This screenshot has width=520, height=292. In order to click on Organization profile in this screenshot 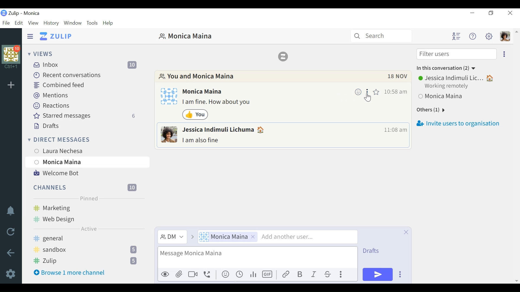, I will do `click(11, 53)`.